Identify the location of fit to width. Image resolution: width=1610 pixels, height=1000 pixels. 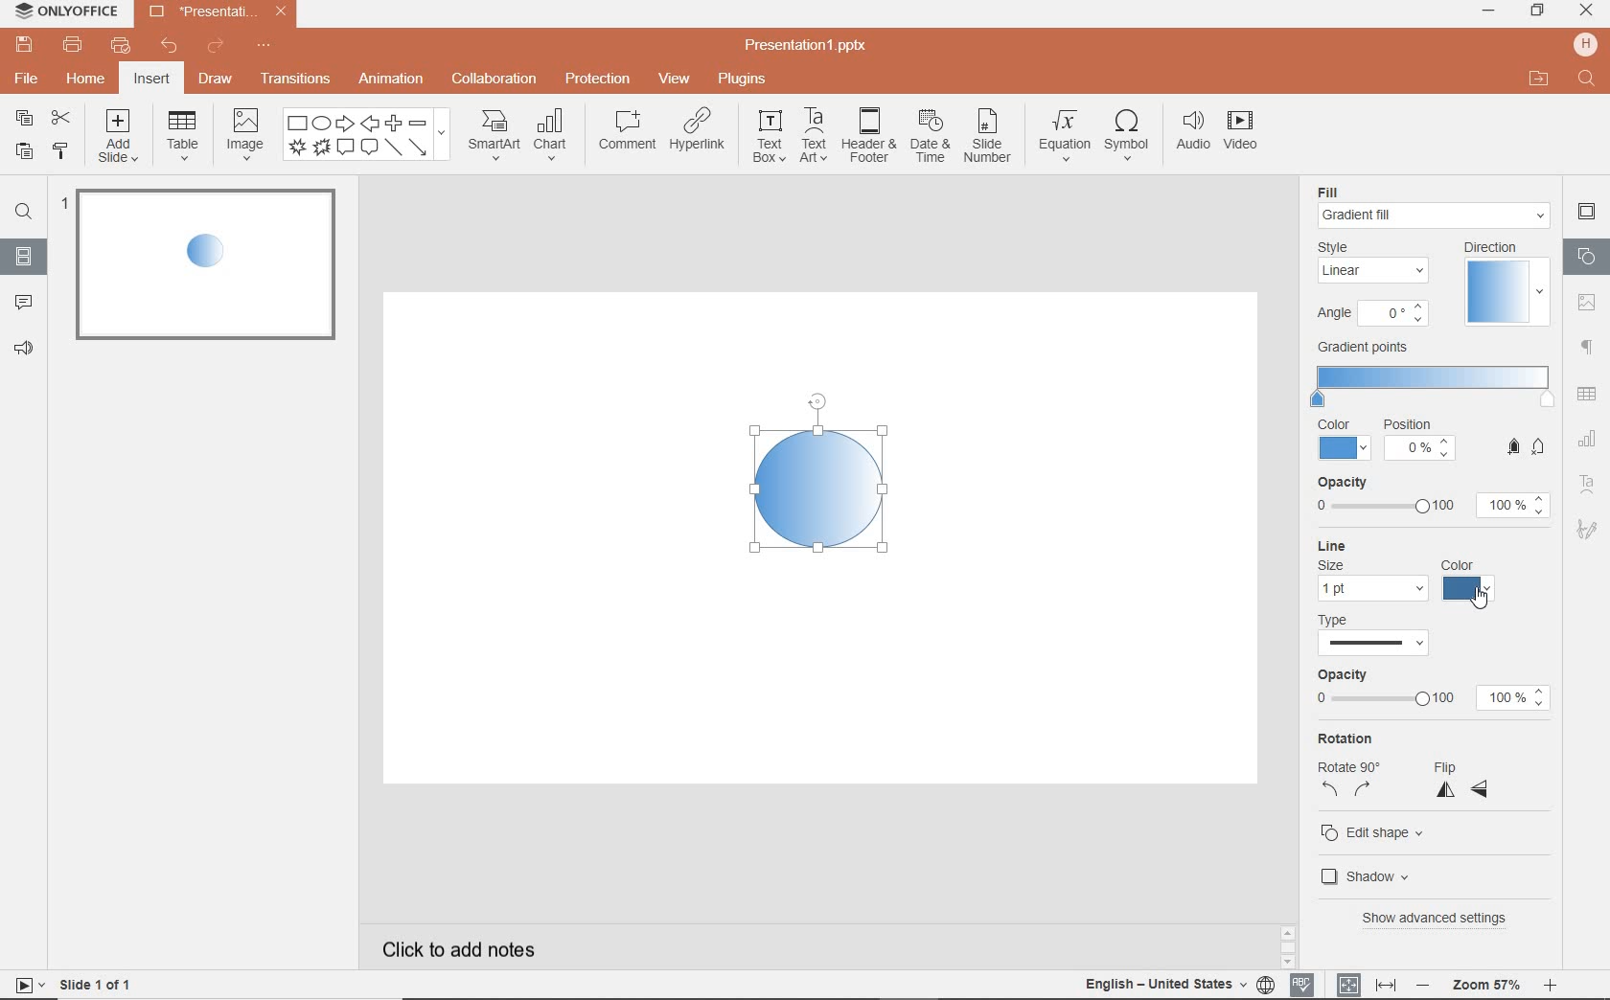
(1386, 982).